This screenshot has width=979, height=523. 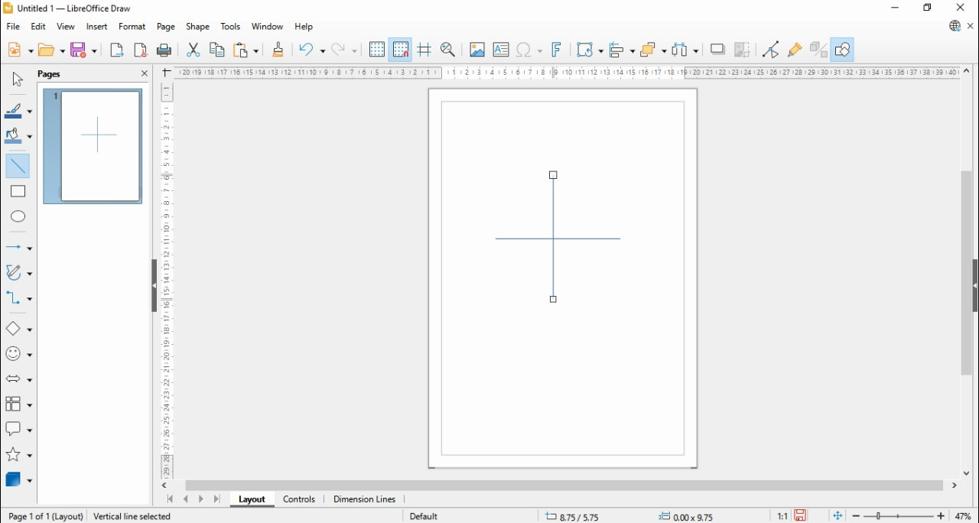 What do you see at coordinates (564, 486) in the screenshot?
I see `scroll bar` at bounding box center [564, 486].